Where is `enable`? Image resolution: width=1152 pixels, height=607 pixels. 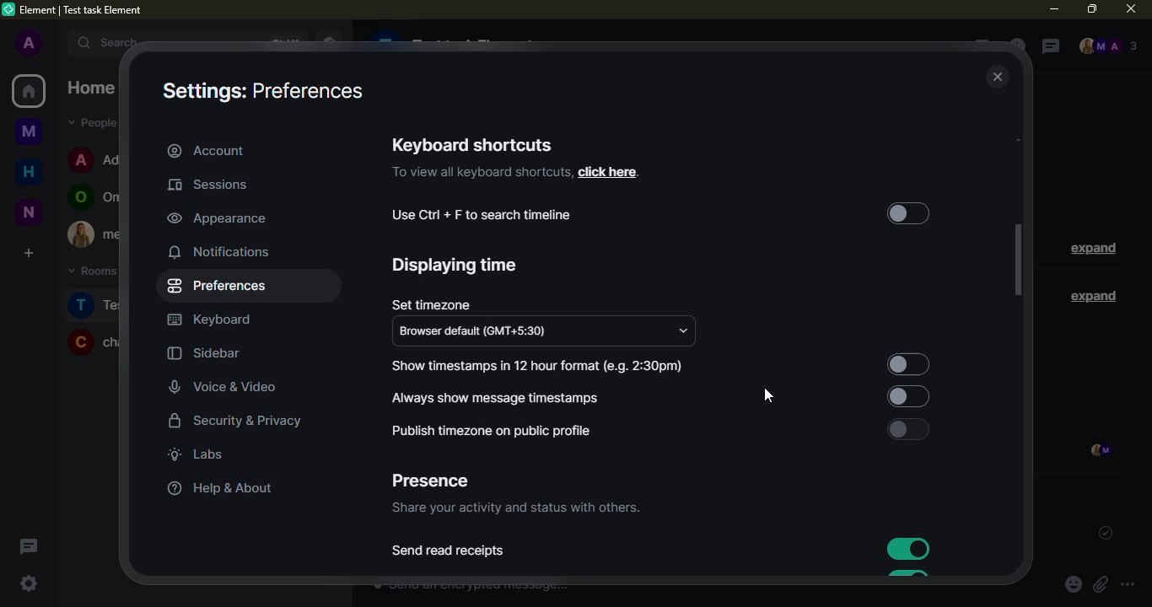
enable is located at coordinates (905, 395).